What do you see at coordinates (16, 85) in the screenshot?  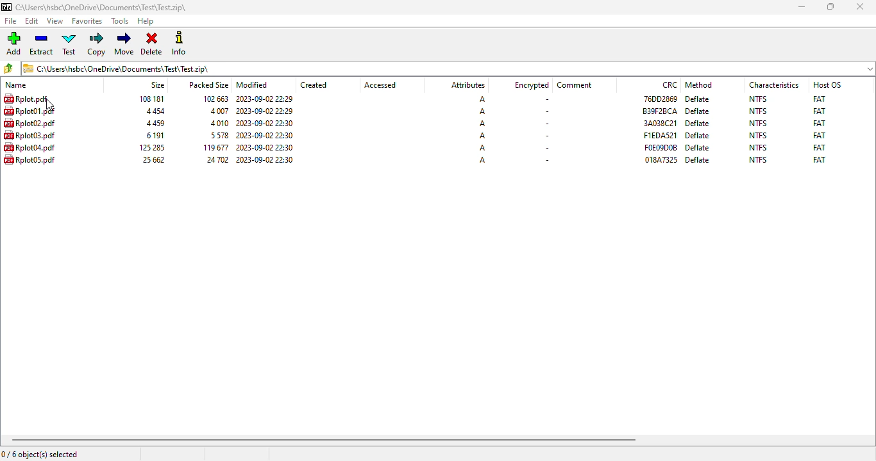 I see `name` at bounding box center [16, 85].